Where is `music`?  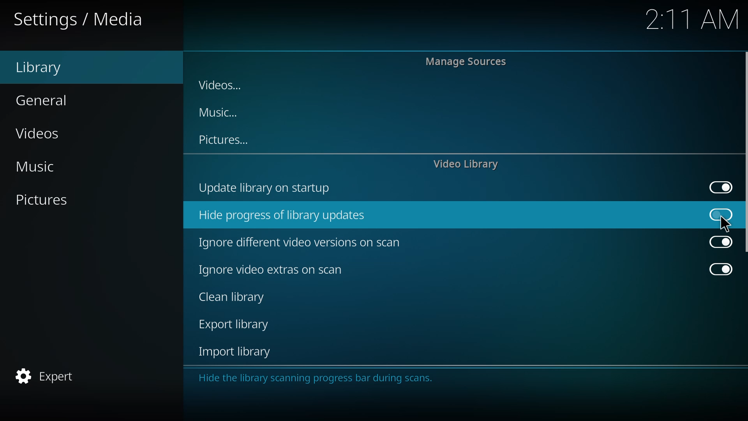 music is located at coordinates (44, 166).